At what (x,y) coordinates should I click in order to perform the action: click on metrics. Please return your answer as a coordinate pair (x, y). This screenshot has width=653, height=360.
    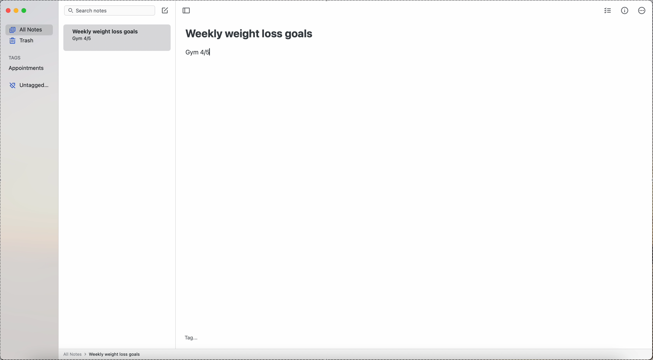
    Looking at the image, I should click on (624, 11).